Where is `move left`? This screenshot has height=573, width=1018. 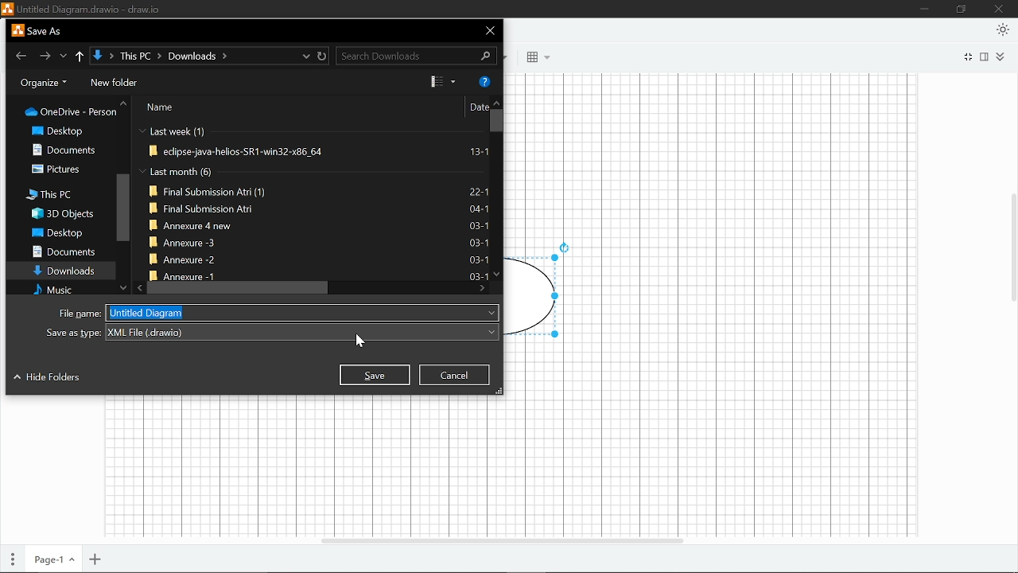
move left is located at coordinates (140, 287).